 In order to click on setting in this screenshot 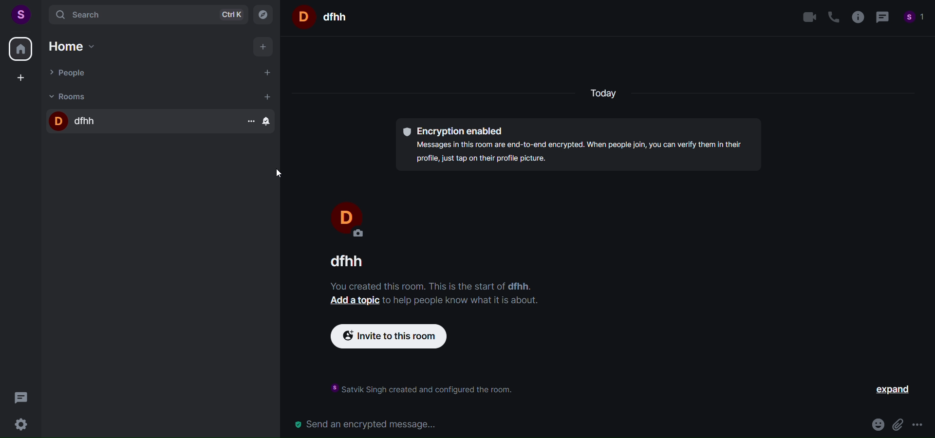, I will do `click(19, 424)`.